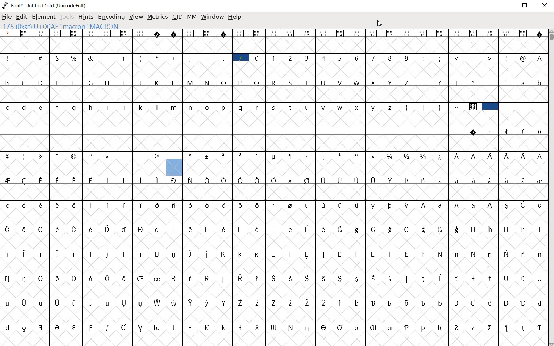  What do you see at coordinates (241, 204) in the screenshot?
I see `Symbol` at bounding box center [241, 204].